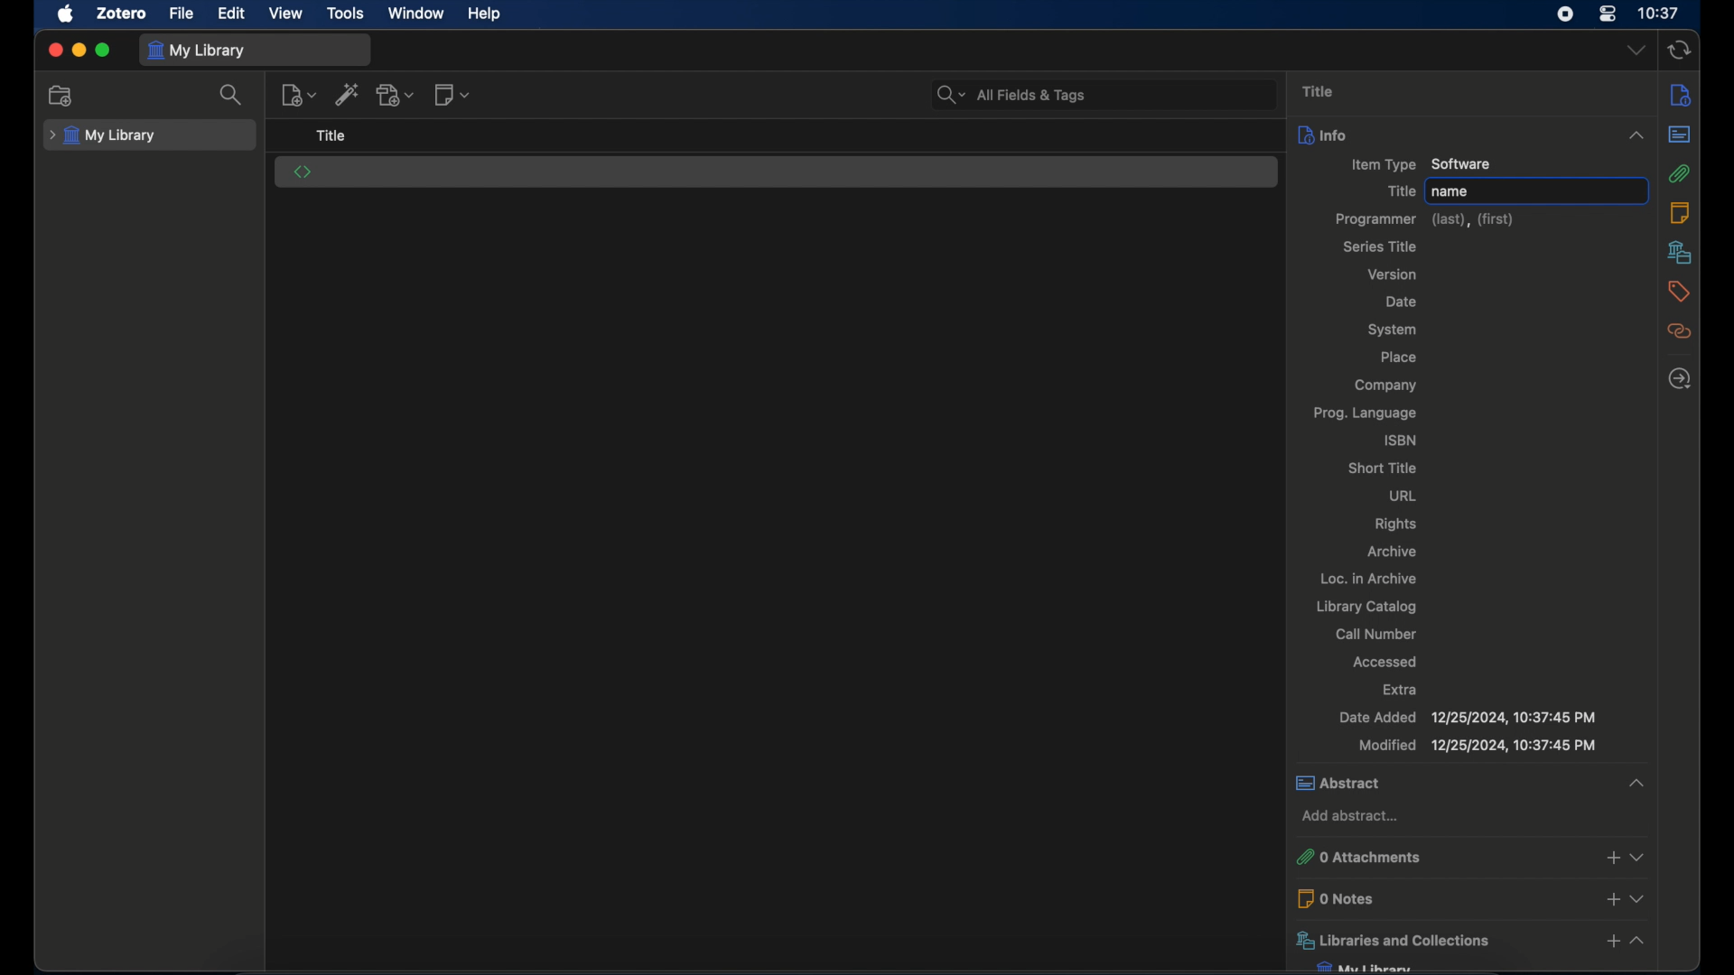 The width and height of the screenshot is (1734, 975). Describe the element at coordinates (78, 51) in the screenshot. I see `minimize` at that location.